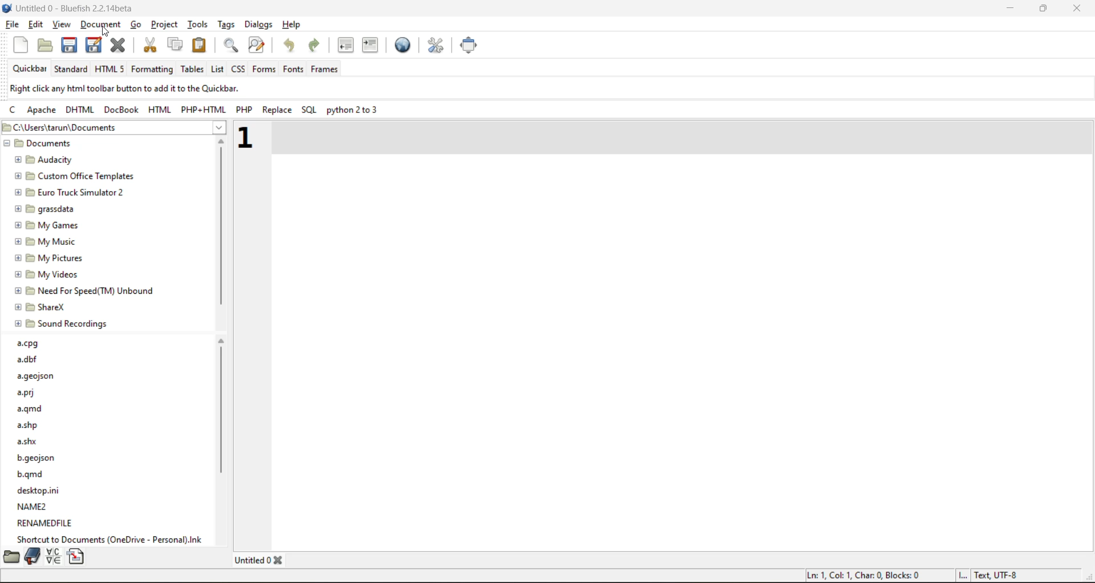 The image size is (1095, 583). I want to click on replace, so click(277, 110).